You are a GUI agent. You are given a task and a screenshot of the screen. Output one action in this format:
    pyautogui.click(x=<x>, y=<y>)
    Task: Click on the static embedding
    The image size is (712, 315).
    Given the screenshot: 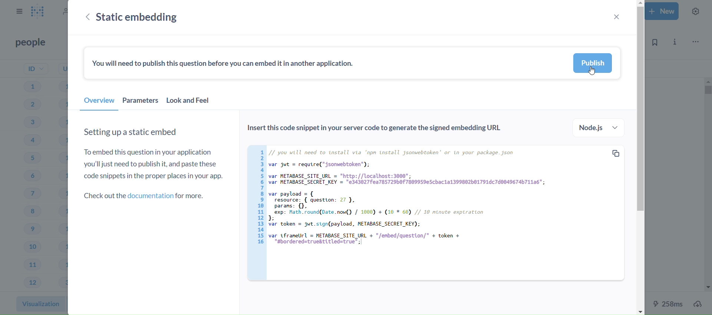 What is the action you would take?
    pyautogui.click(x=149, y=17)
    